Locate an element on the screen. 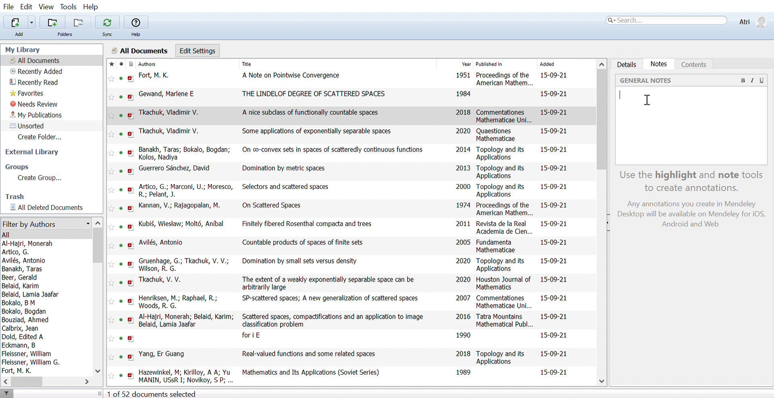 This screenshot has width=774, height=398. Trash is located at coordinates (19, 197).